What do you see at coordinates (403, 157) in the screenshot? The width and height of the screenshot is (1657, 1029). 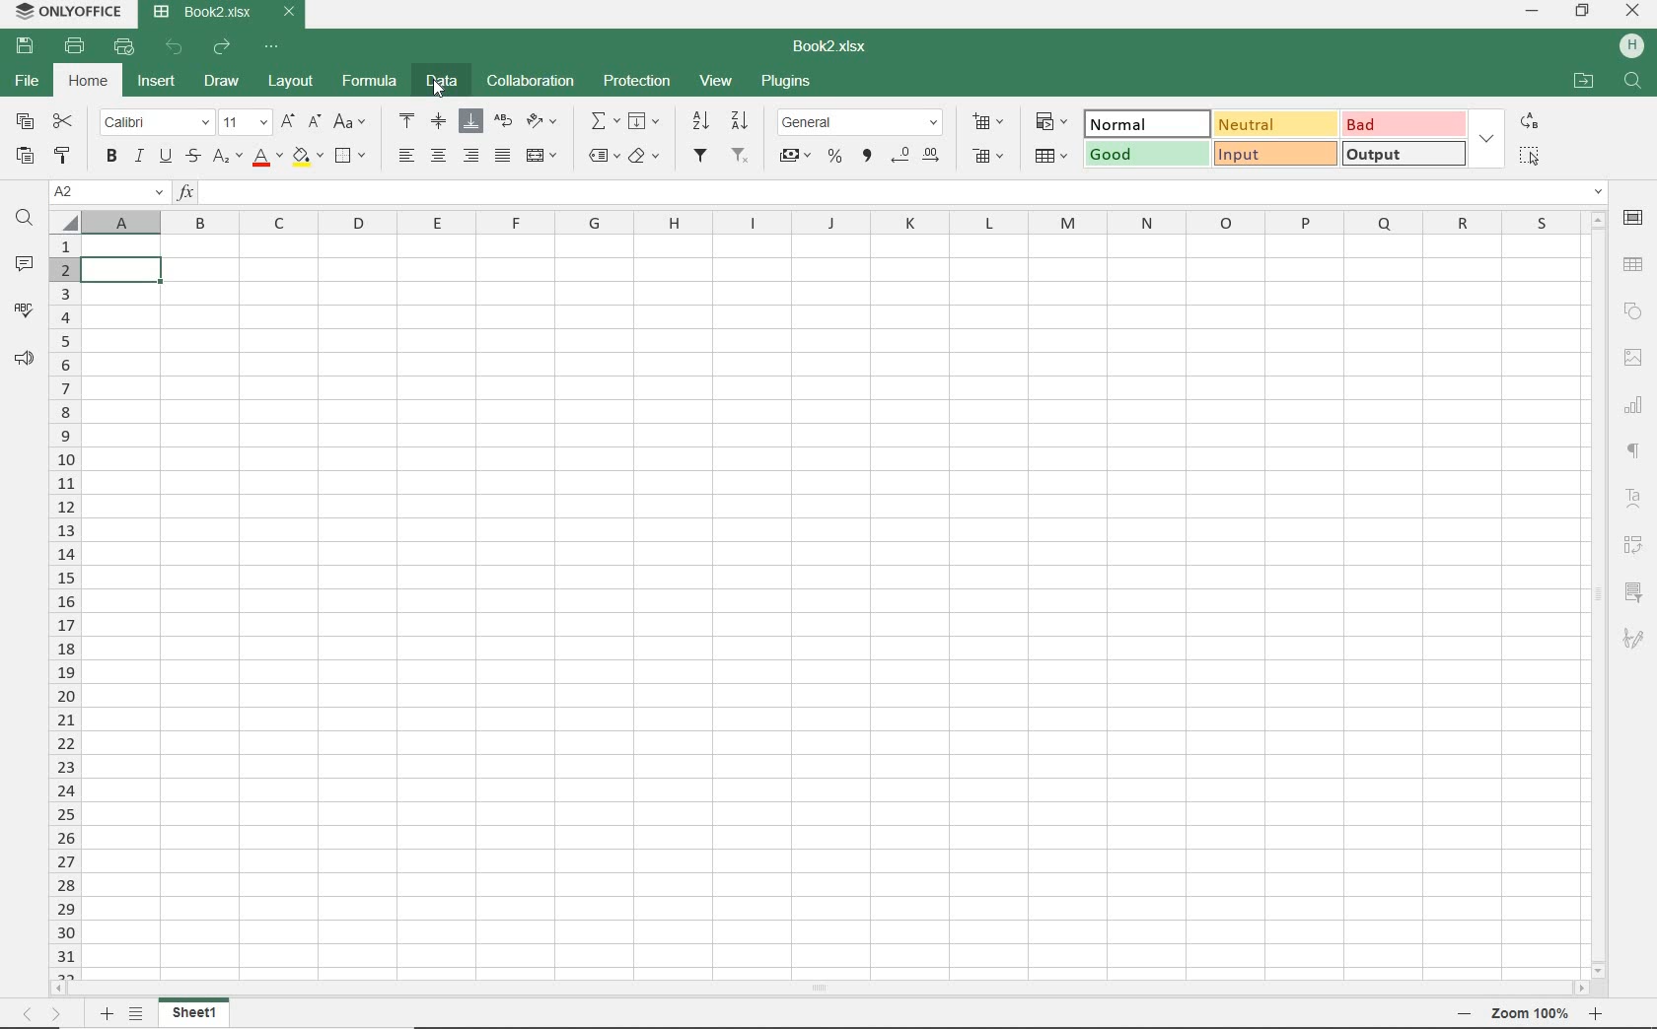 I see `ALIGN RIGHT` at bounding box center [403, 157].